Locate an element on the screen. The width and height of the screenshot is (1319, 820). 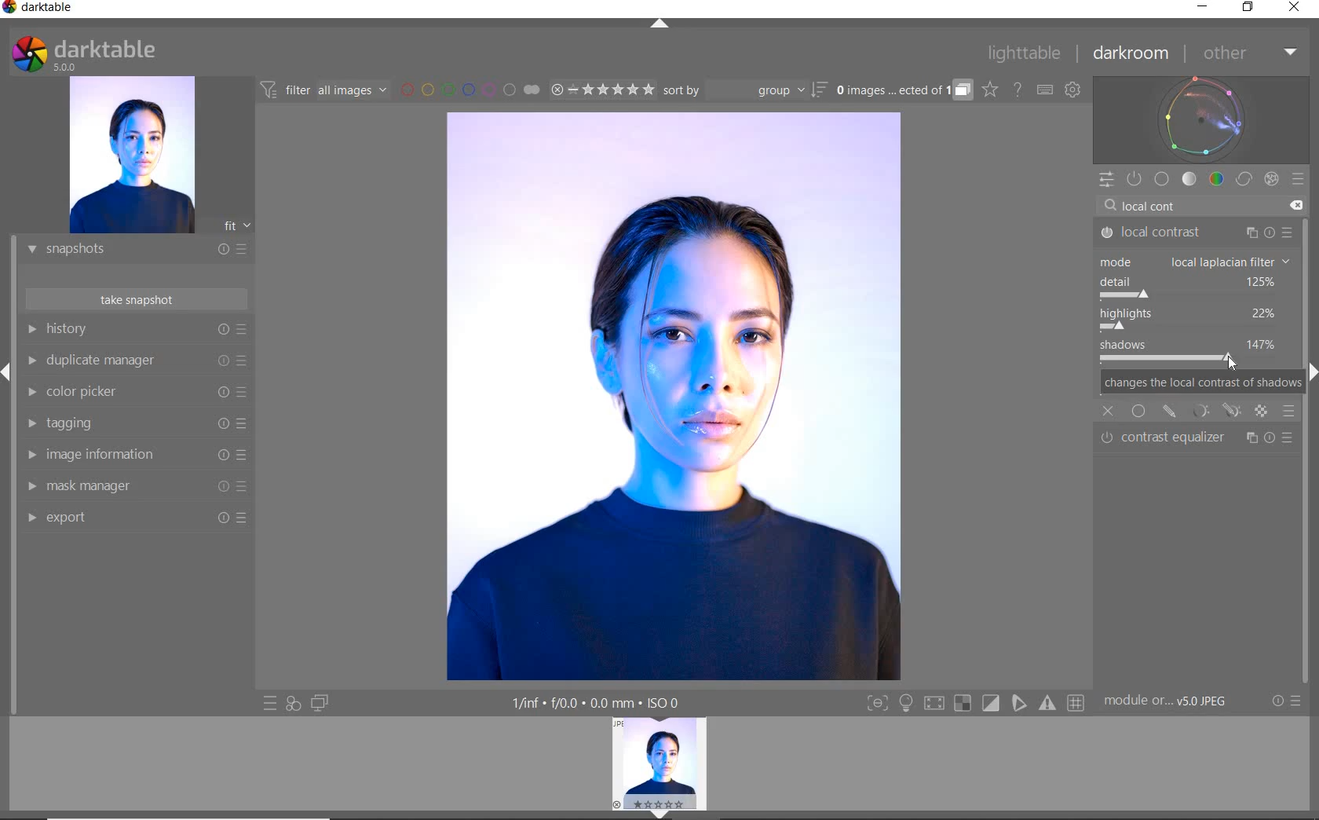
MASK MANAGER is located at coordinates (130, 486).